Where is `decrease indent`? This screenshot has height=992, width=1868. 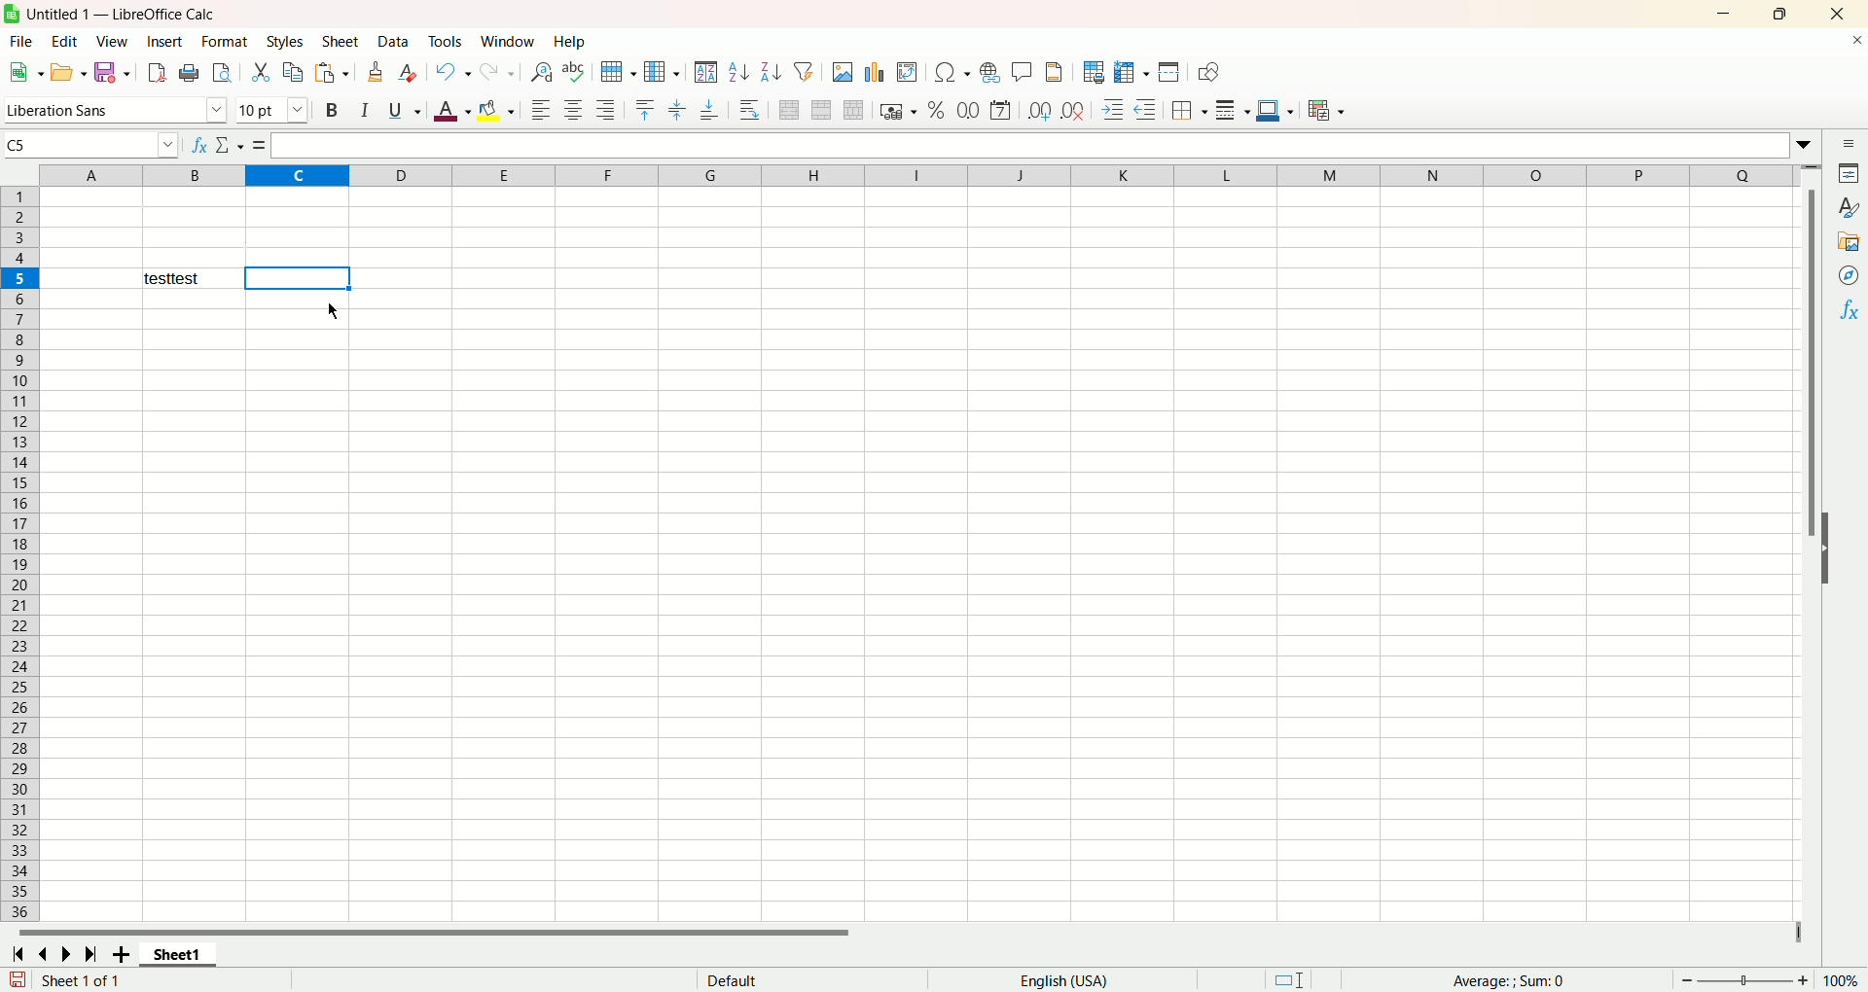 decrease indent is located at coordinates (1148, 110).